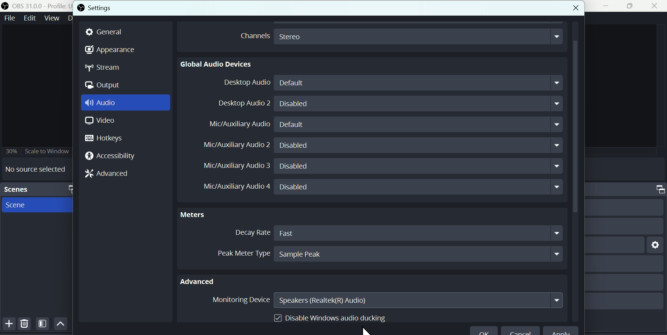  I want to click on Scene, so click(20, 206).